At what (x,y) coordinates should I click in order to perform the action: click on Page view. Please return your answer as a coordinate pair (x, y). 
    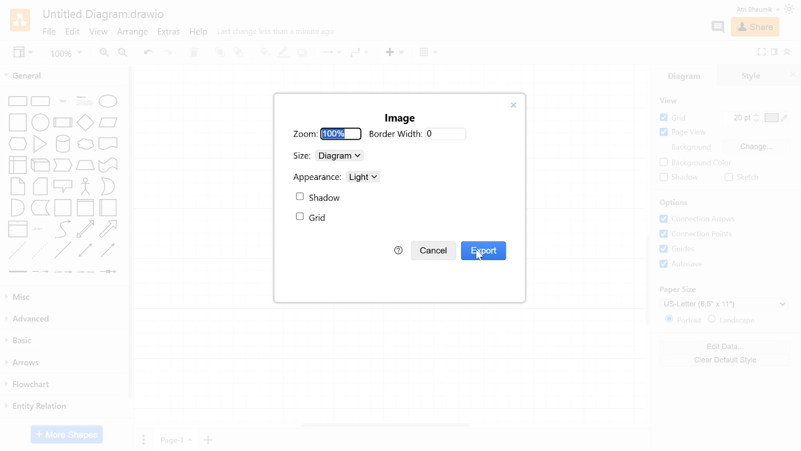
    Looking at the image, I should click on (683, 132).